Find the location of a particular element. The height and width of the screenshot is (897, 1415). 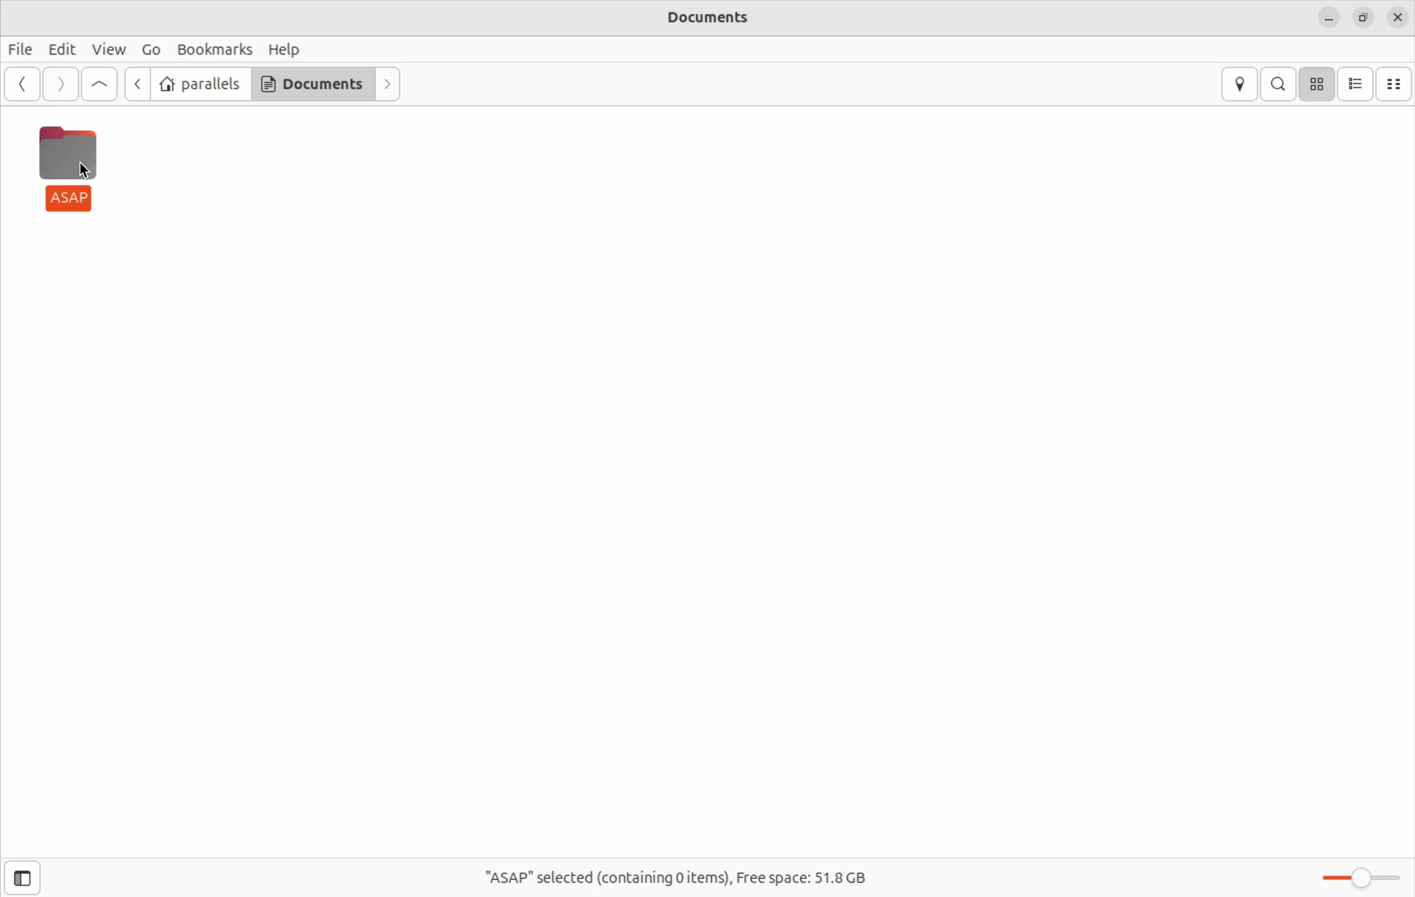

toggle bar is located at coordinates (1354, 873).